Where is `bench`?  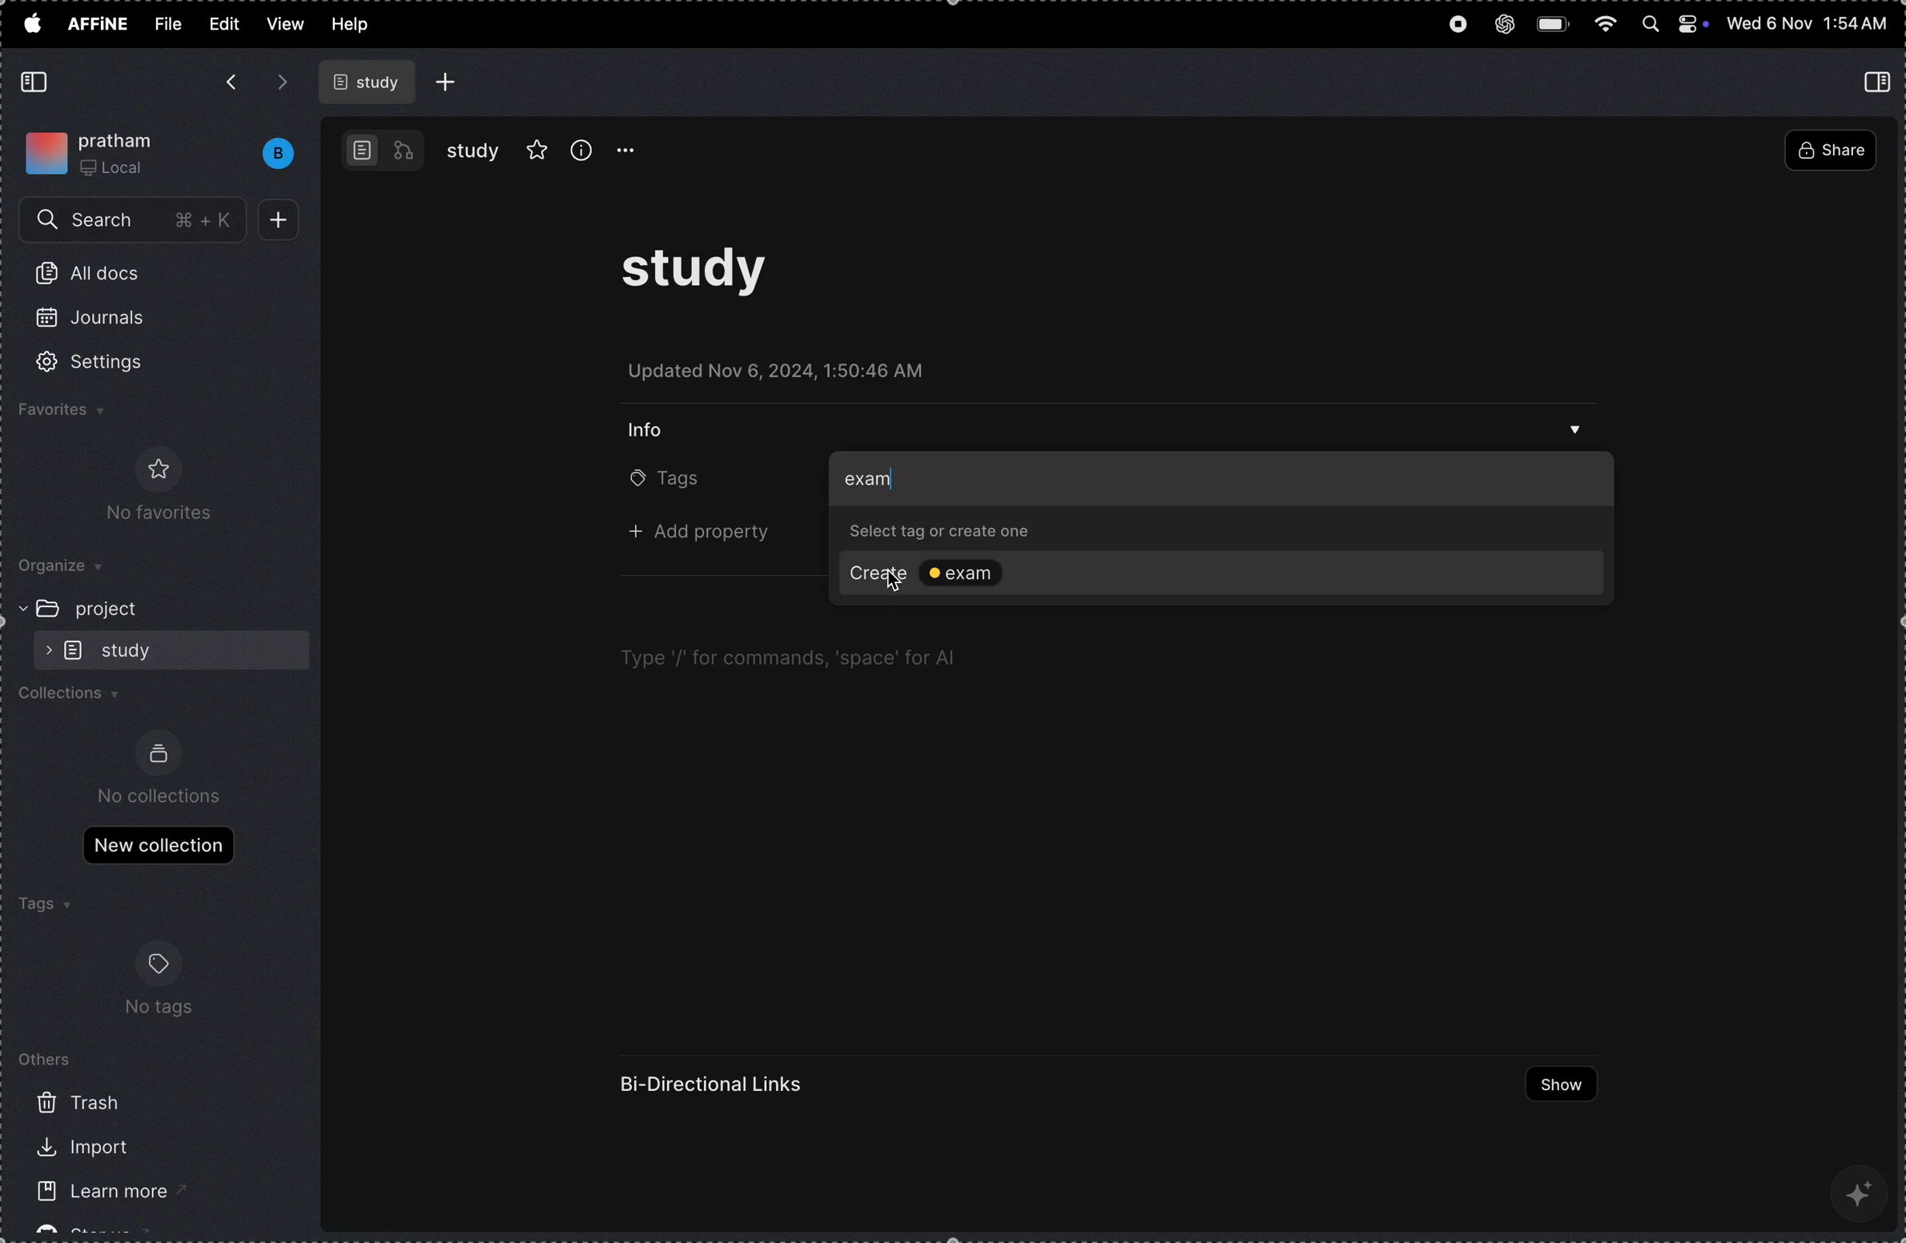
bench is located at coordinates (270, 154).